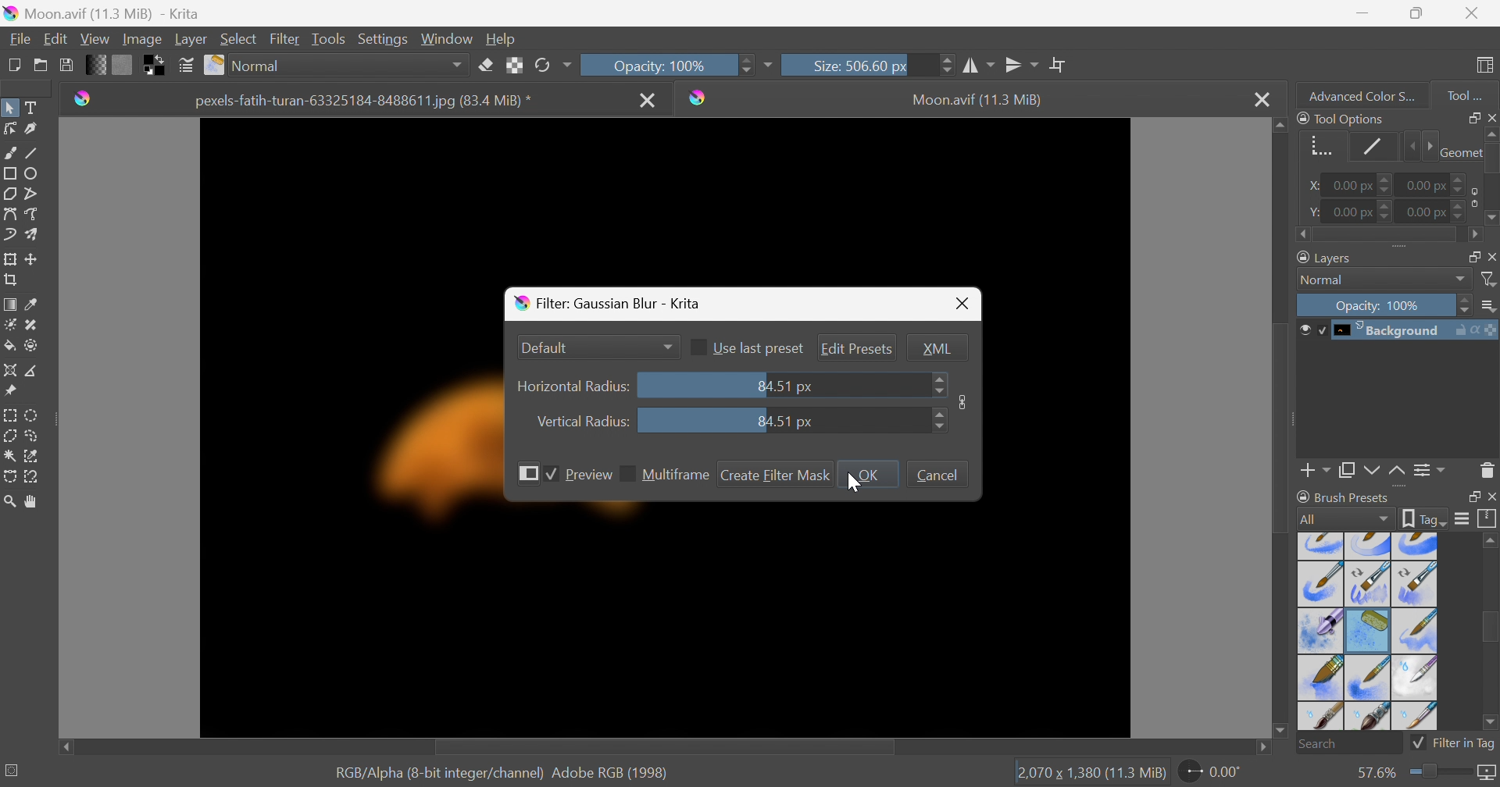  What do you see at coordinates (383, 41) in the screenshot?
I see `Settings` at bounding box center [383, 41].